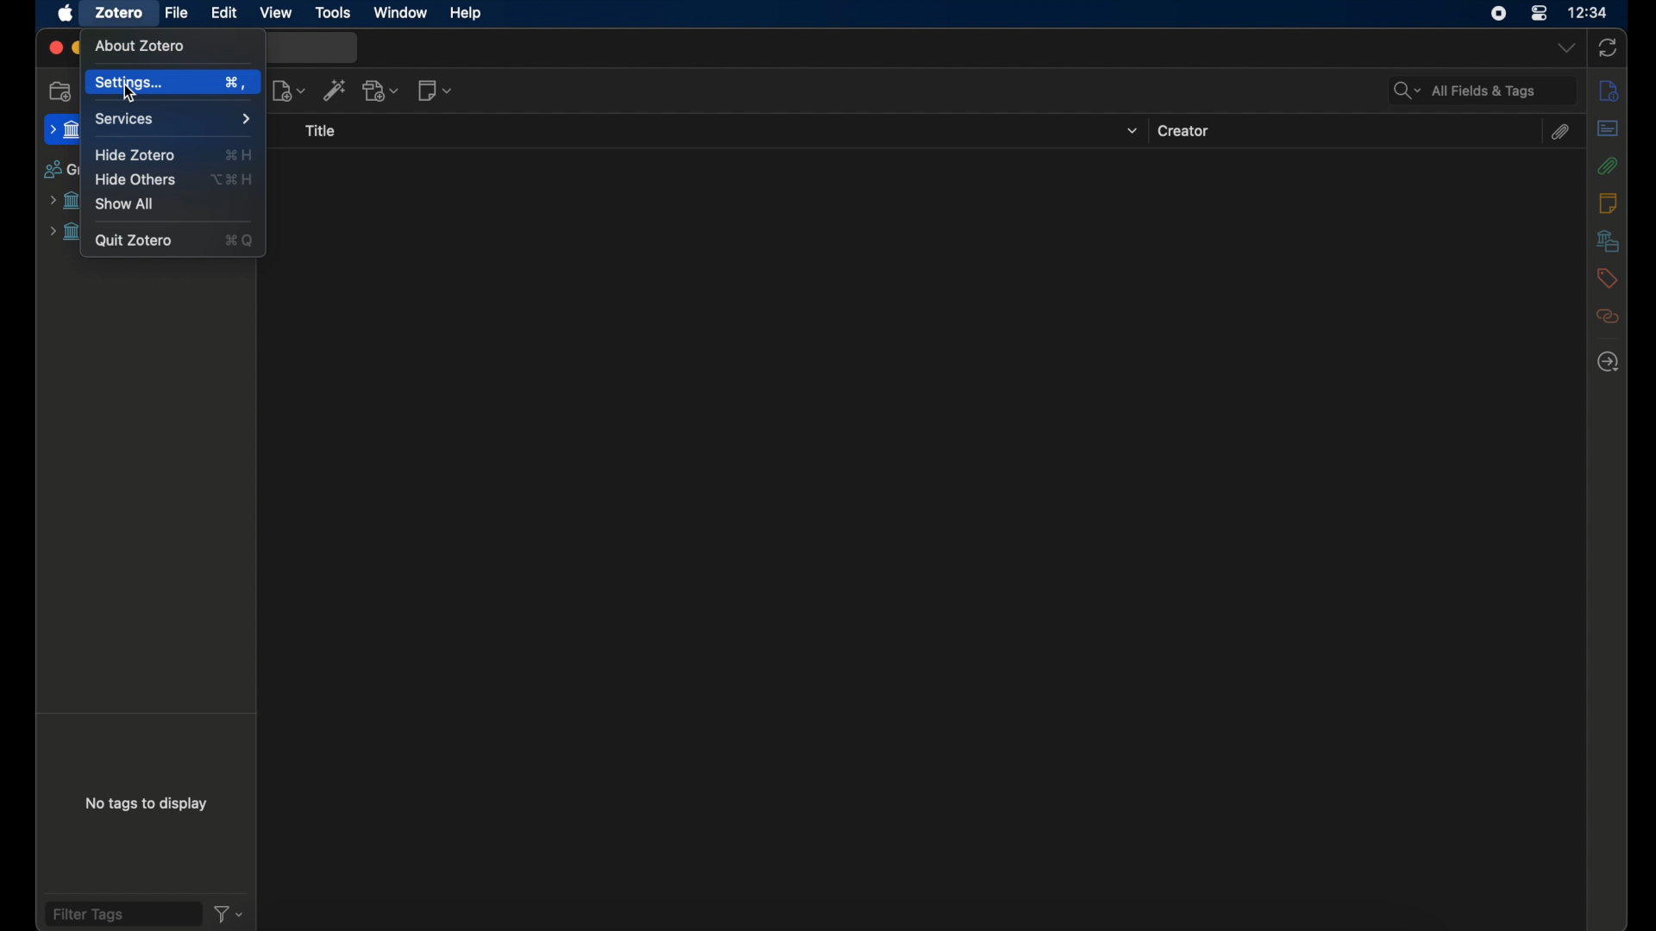  I want to click on sync, so click(1609, 47).